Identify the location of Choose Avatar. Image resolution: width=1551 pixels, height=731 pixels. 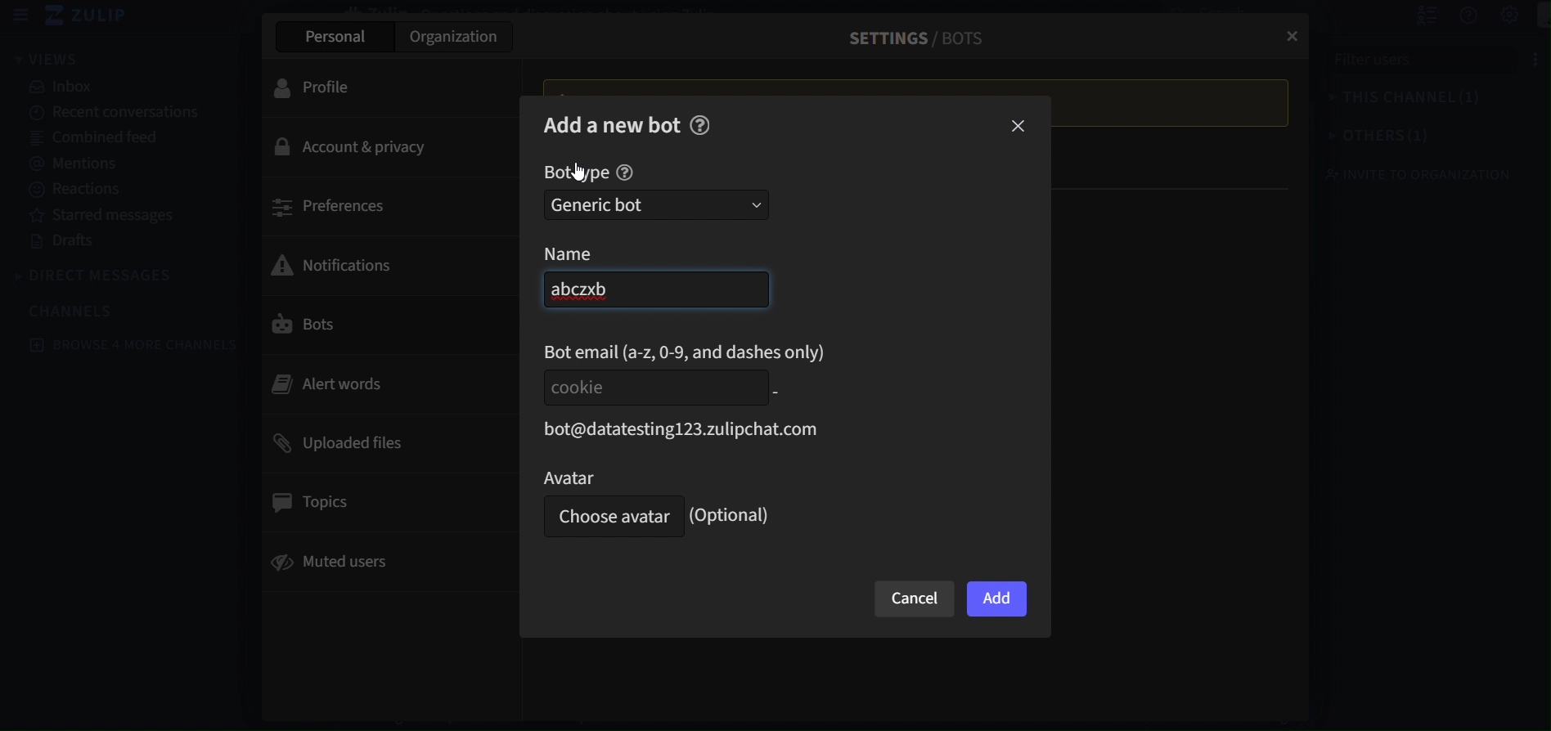
(609, 518).